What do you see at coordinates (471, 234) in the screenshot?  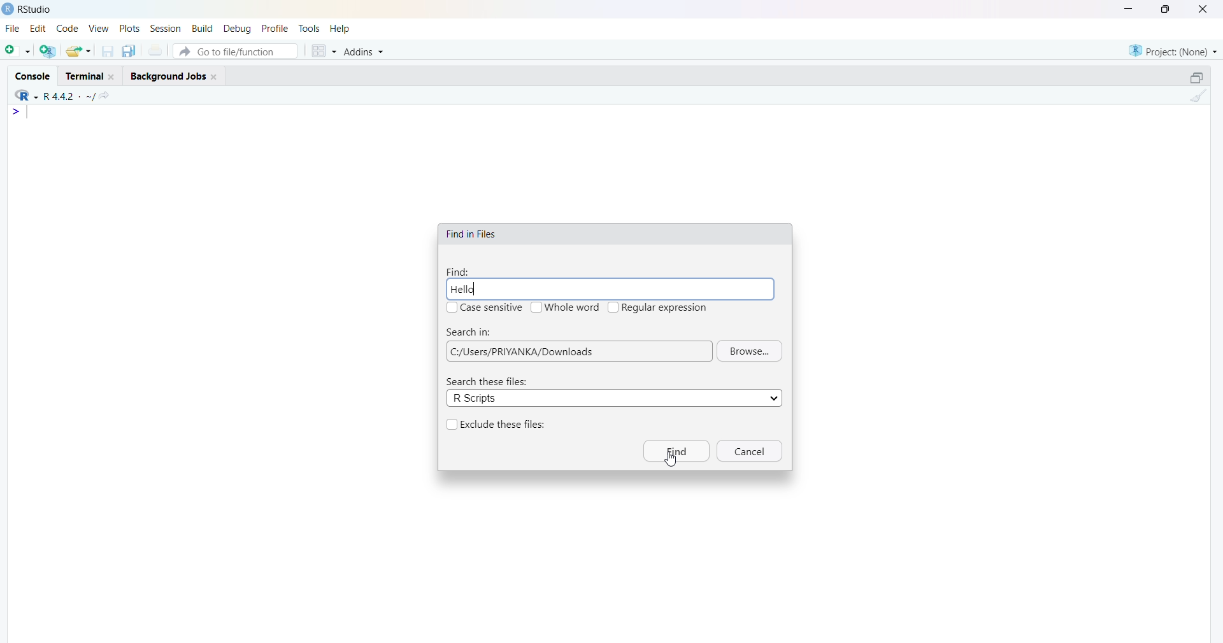 I see `Find in Files` at bounding box center [471, 234].